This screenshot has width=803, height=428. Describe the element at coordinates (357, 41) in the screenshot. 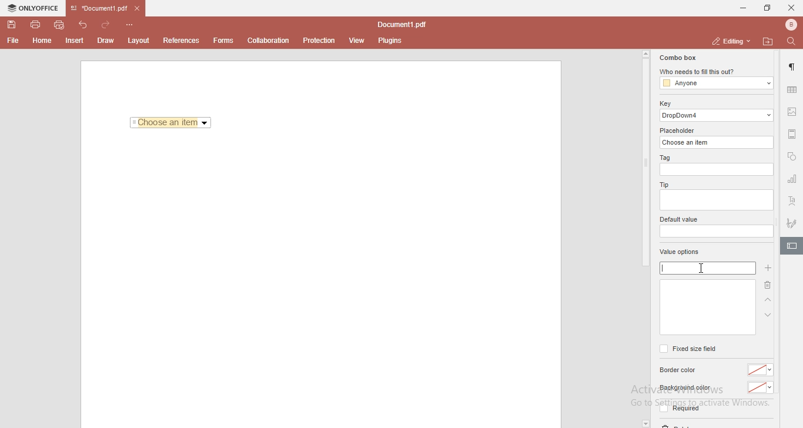

I see `view` at that location.